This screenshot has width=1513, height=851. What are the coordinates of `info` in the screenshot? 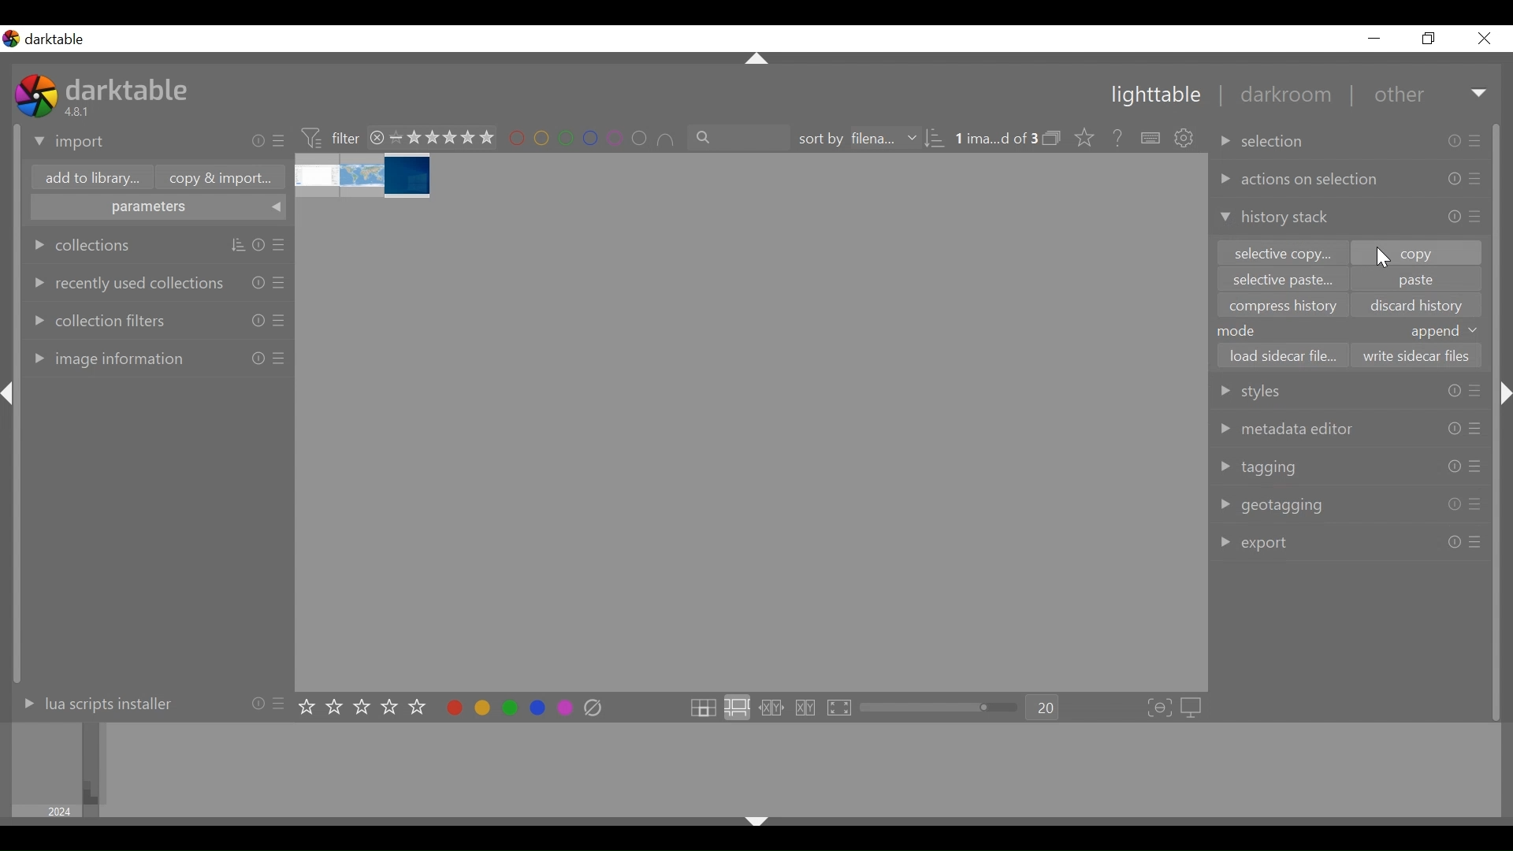 It's located at (1455, 180).